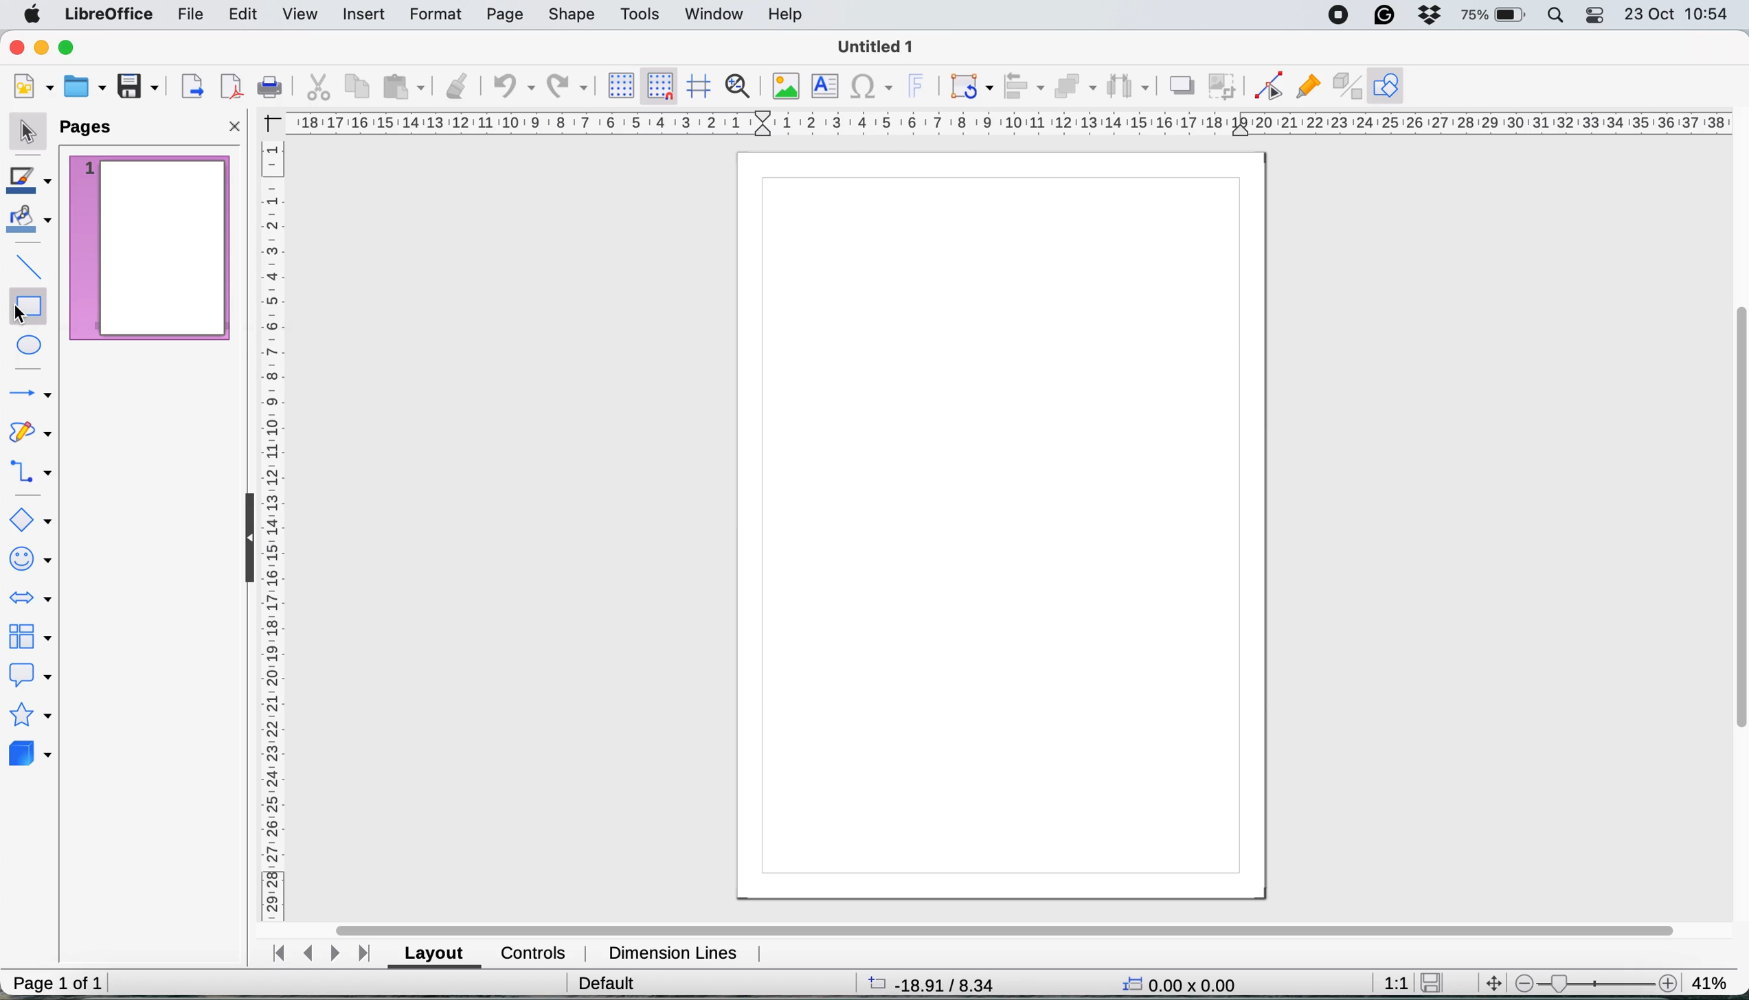 Image resolution: width=1749 pixels, height=1000 pixels. Describe the element at coordinates (1496, 16) in the screenshot. I see `battery` at that location.